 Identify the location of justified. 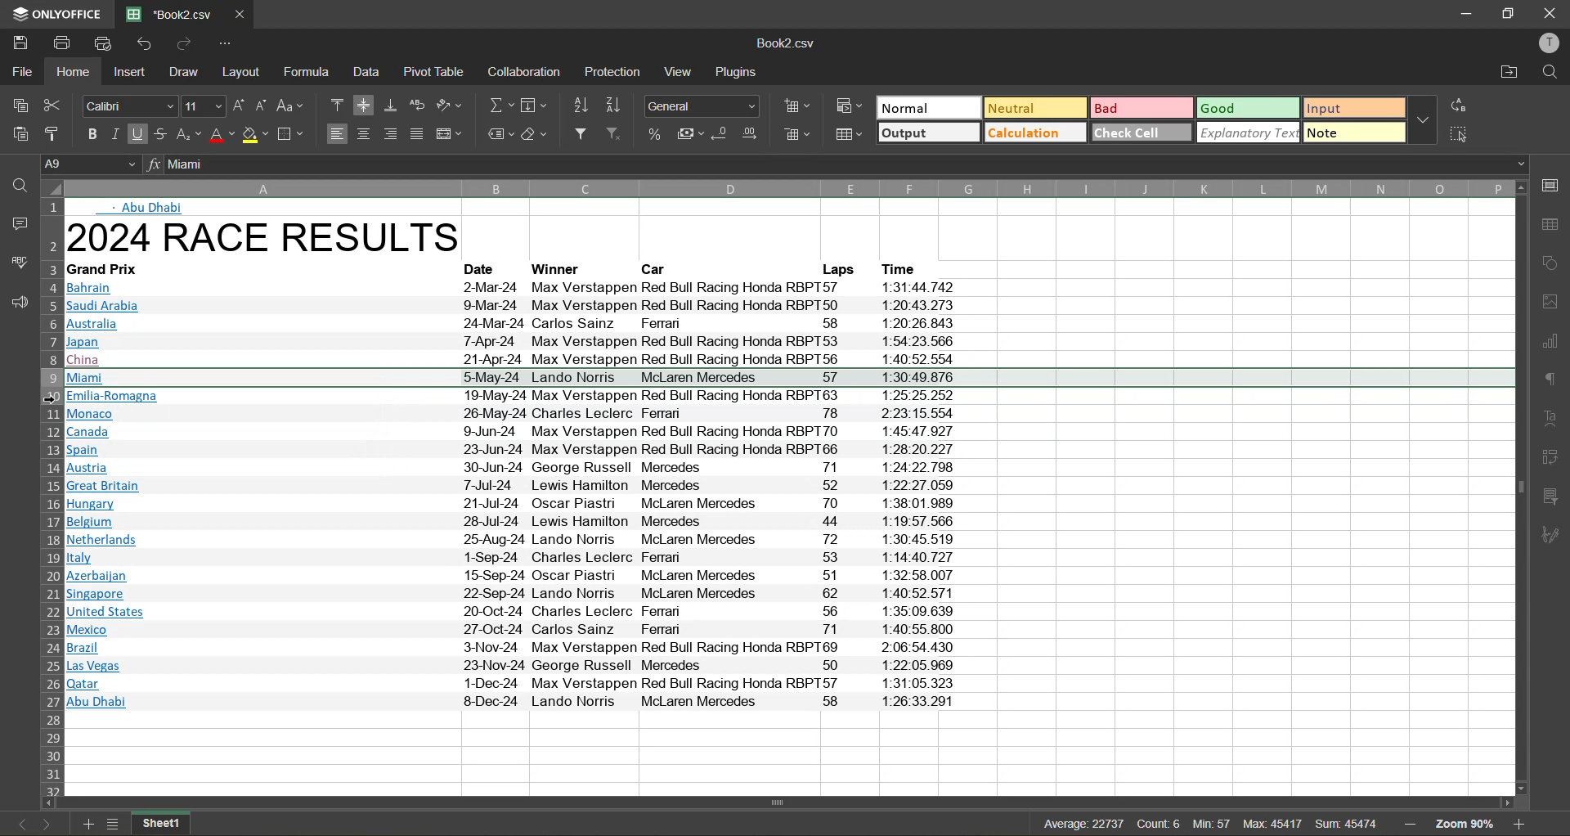
(418, 134).